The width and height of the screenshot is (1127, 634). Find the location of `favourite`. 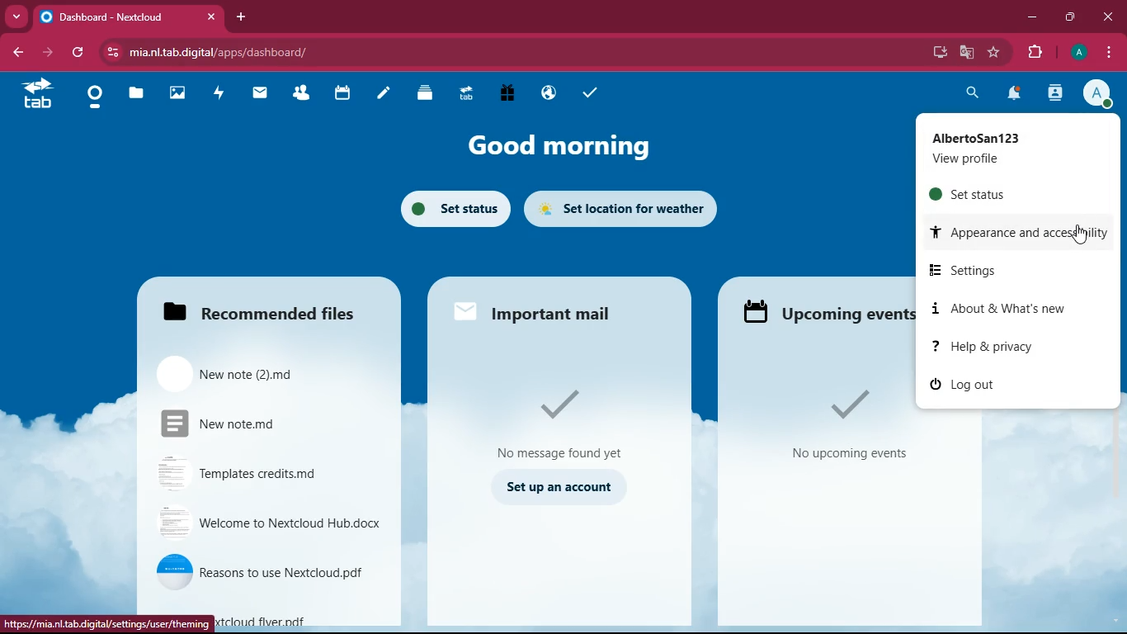

favourite is located at coordinates (992, 53).